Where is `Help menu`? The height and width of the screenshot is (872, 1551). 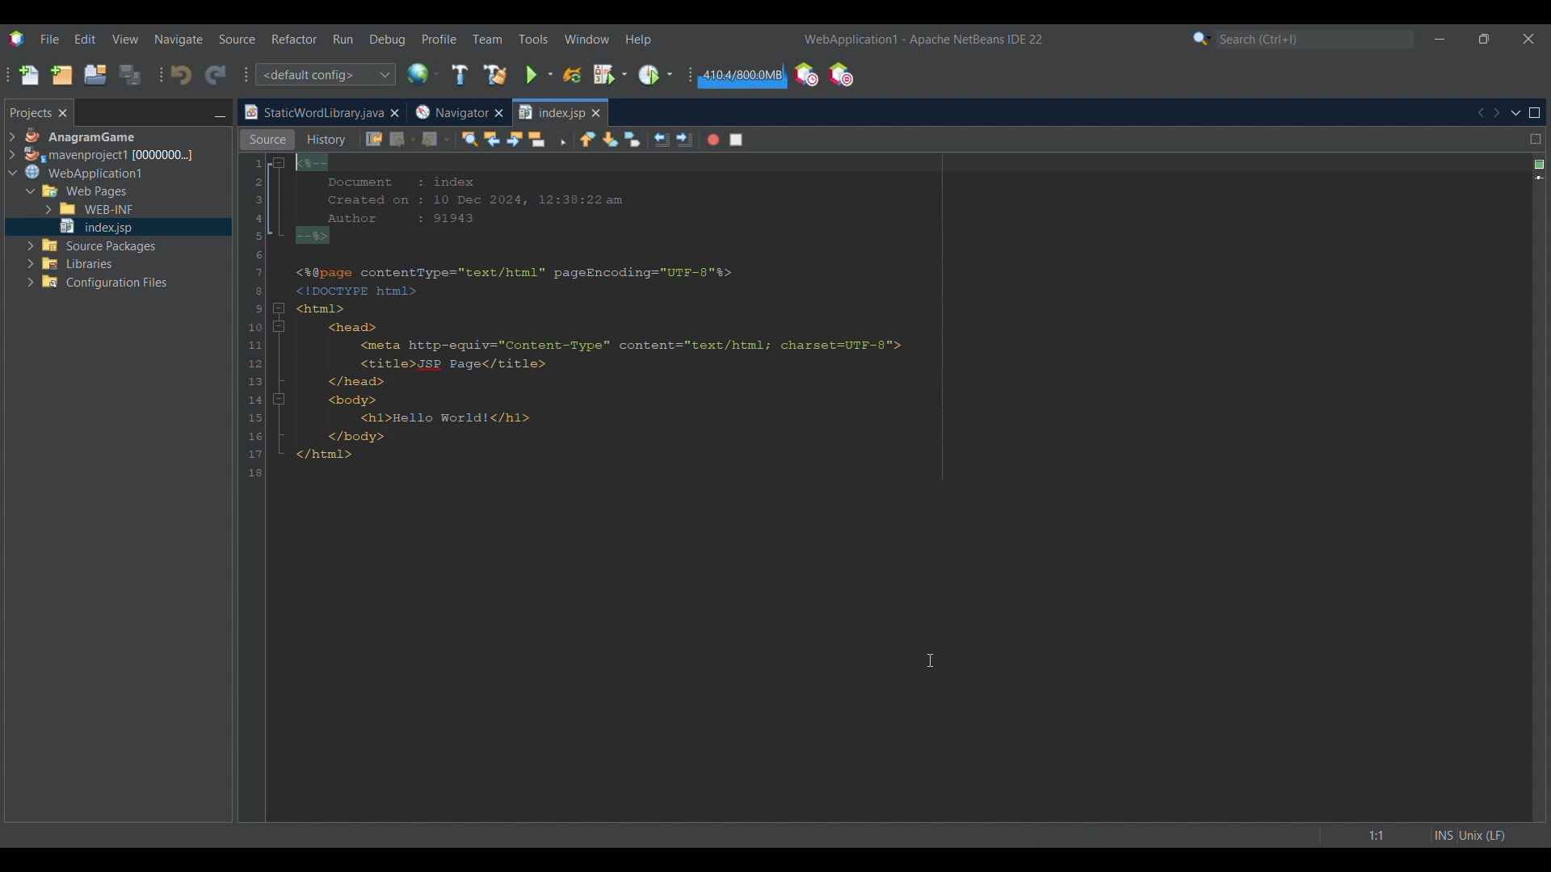
Help menu is located at coordinates (638, 40).